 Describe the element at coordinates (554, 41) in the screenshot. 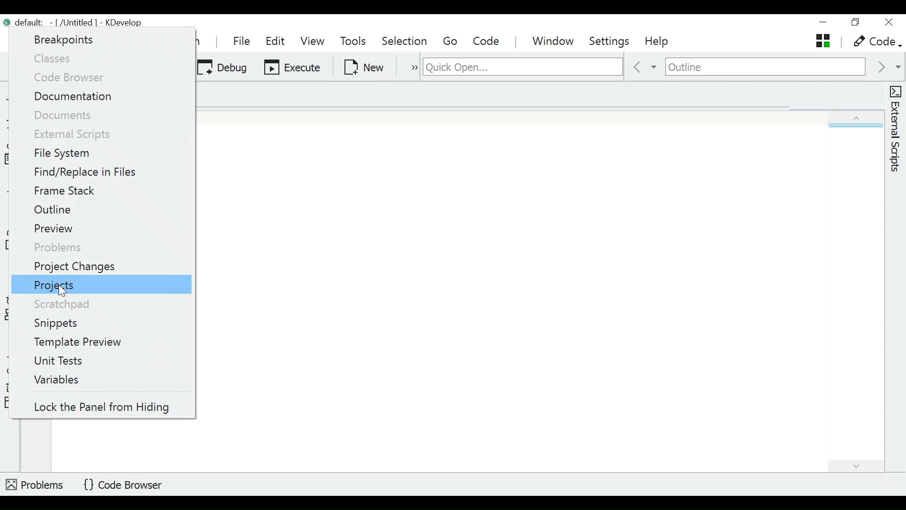

I see `Window` at that location.